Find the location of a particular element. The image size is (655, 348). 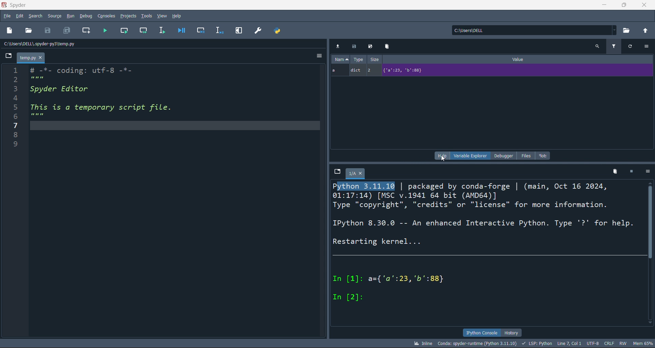

open parent directory is located at coordinates (645, 30).